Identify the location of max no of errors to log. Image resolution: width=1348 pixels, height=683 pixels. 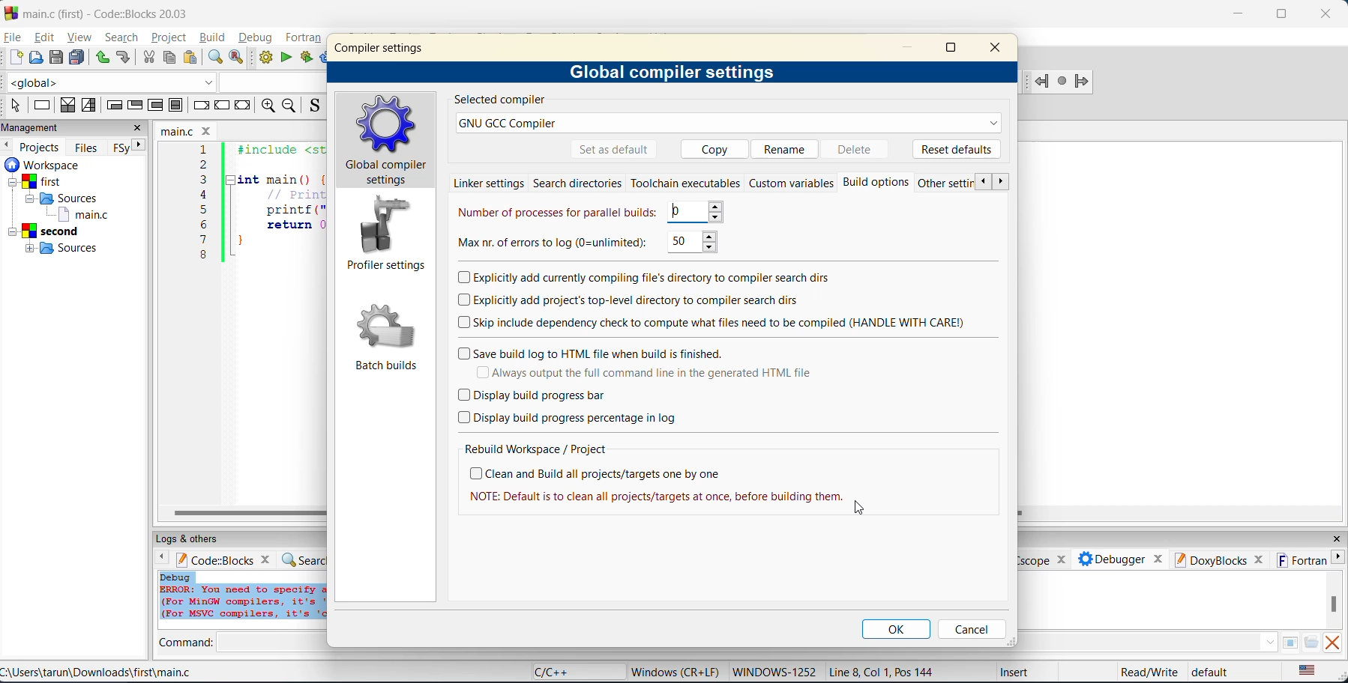
(591, 243).